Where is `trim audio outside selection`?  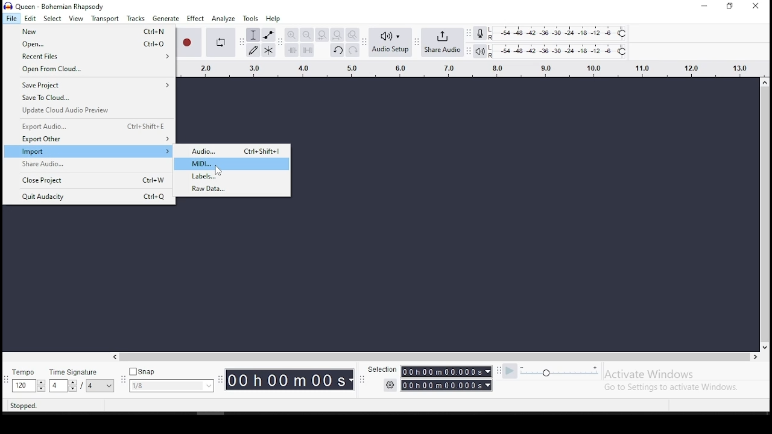 trim audio outside selection is located at coordinates (291, 51).